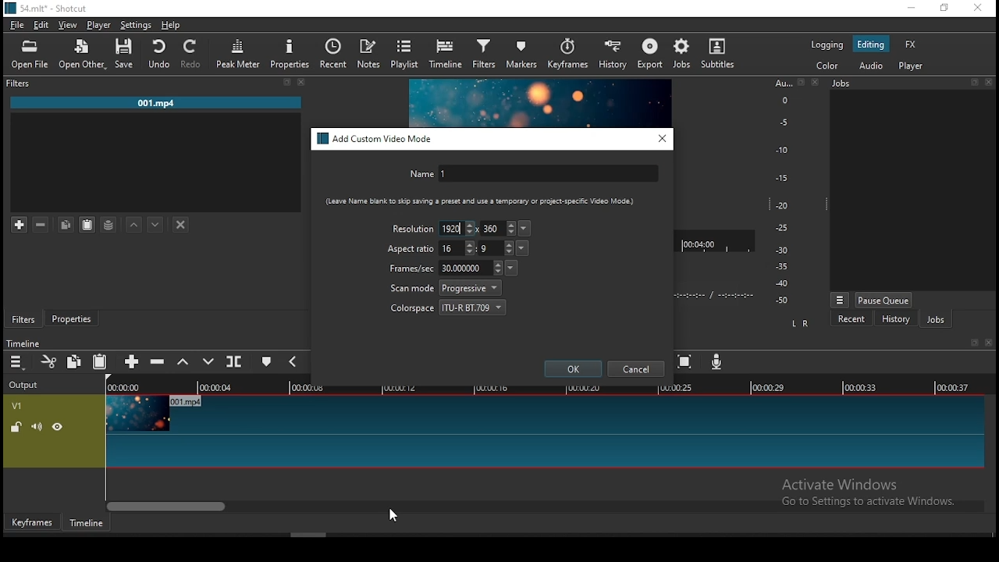  Describe the element at coordinates (496, 247) in the screenshot. I see `height` at that location.